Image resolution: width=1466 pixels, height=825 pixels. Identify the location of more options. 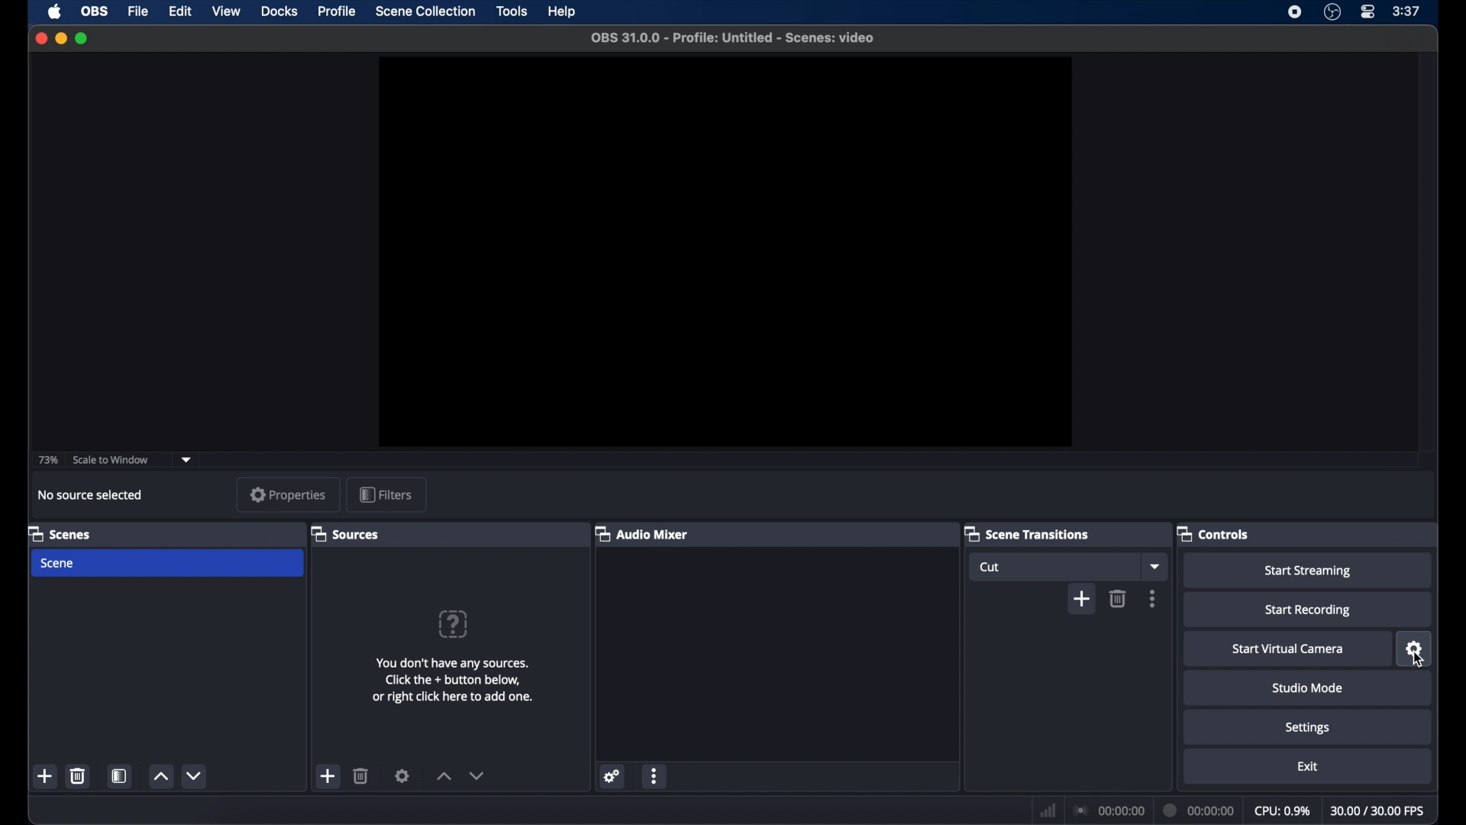
(1153, 599).